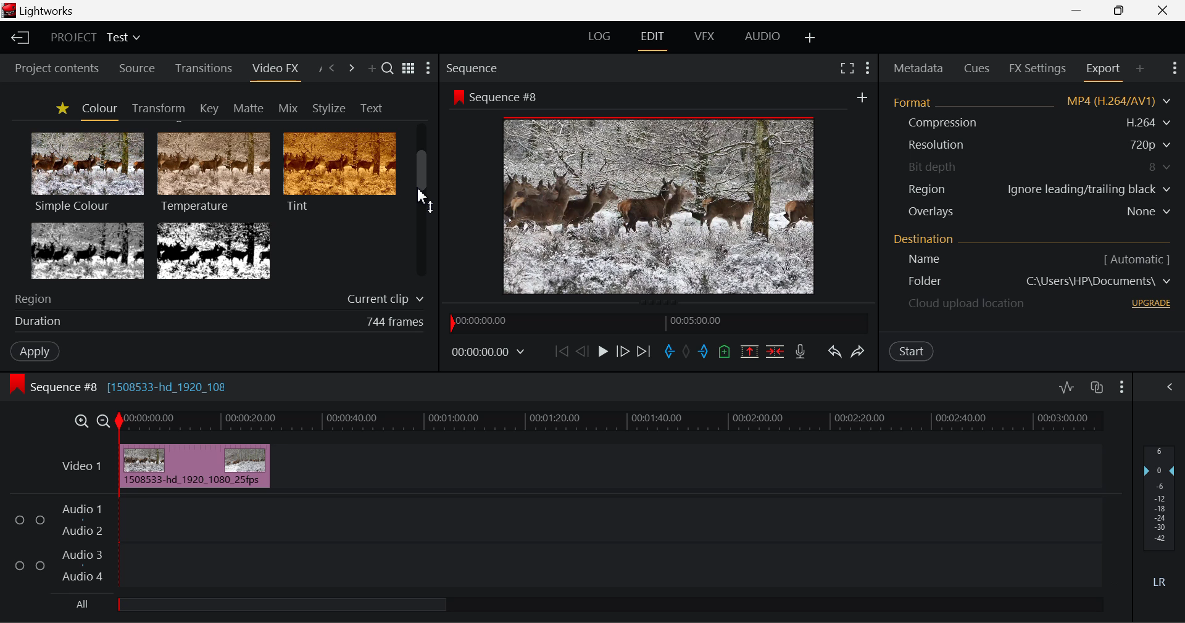 The width and height of the screenshot is (1185, 623). What do you see at coordinates (212, 173) in the screenshot?
I see `Temperature` at bounding box center [212, 173].